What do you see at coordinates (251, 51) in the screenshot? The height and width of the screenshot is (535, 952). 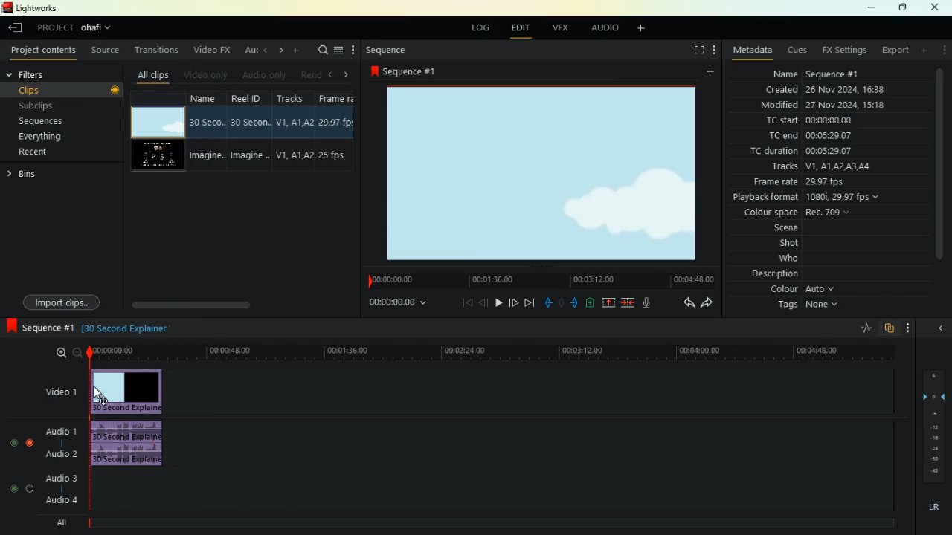 I see `au` at bounding box center [251, 51].